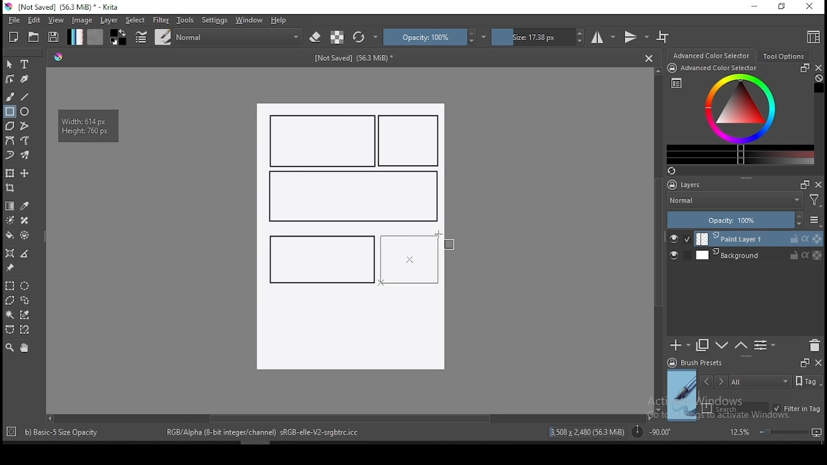 The width and height of the screenshot is (827, 465). I want to click on elliptical selection tool, so click(25, 286).